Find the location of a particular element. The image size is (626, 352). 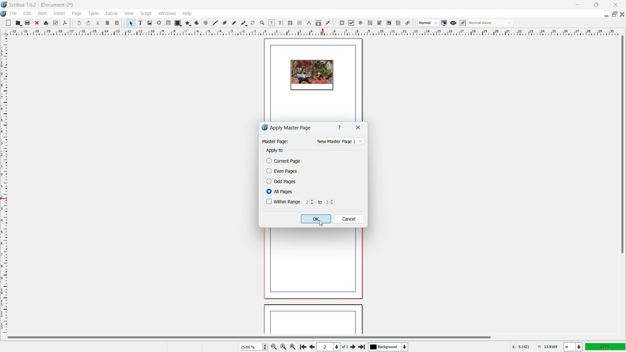

preview mode is located at coordinates (453, 23).